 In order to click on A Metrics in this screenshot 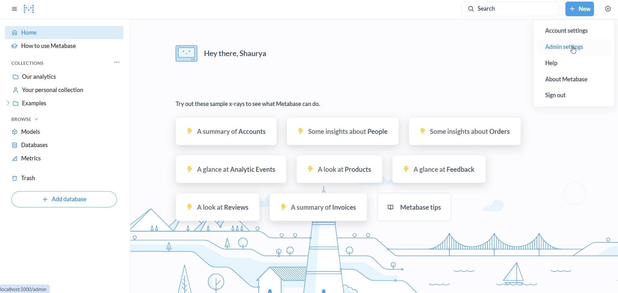, I will do `click(27, 158)`.